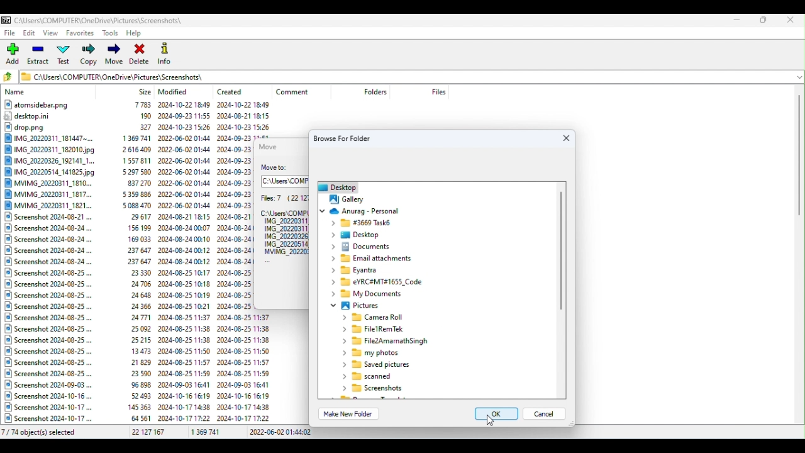  What do you see at coordinates (351, 414) in the screenshot?
I see `Make new folder` at bounding box center [351, 414].